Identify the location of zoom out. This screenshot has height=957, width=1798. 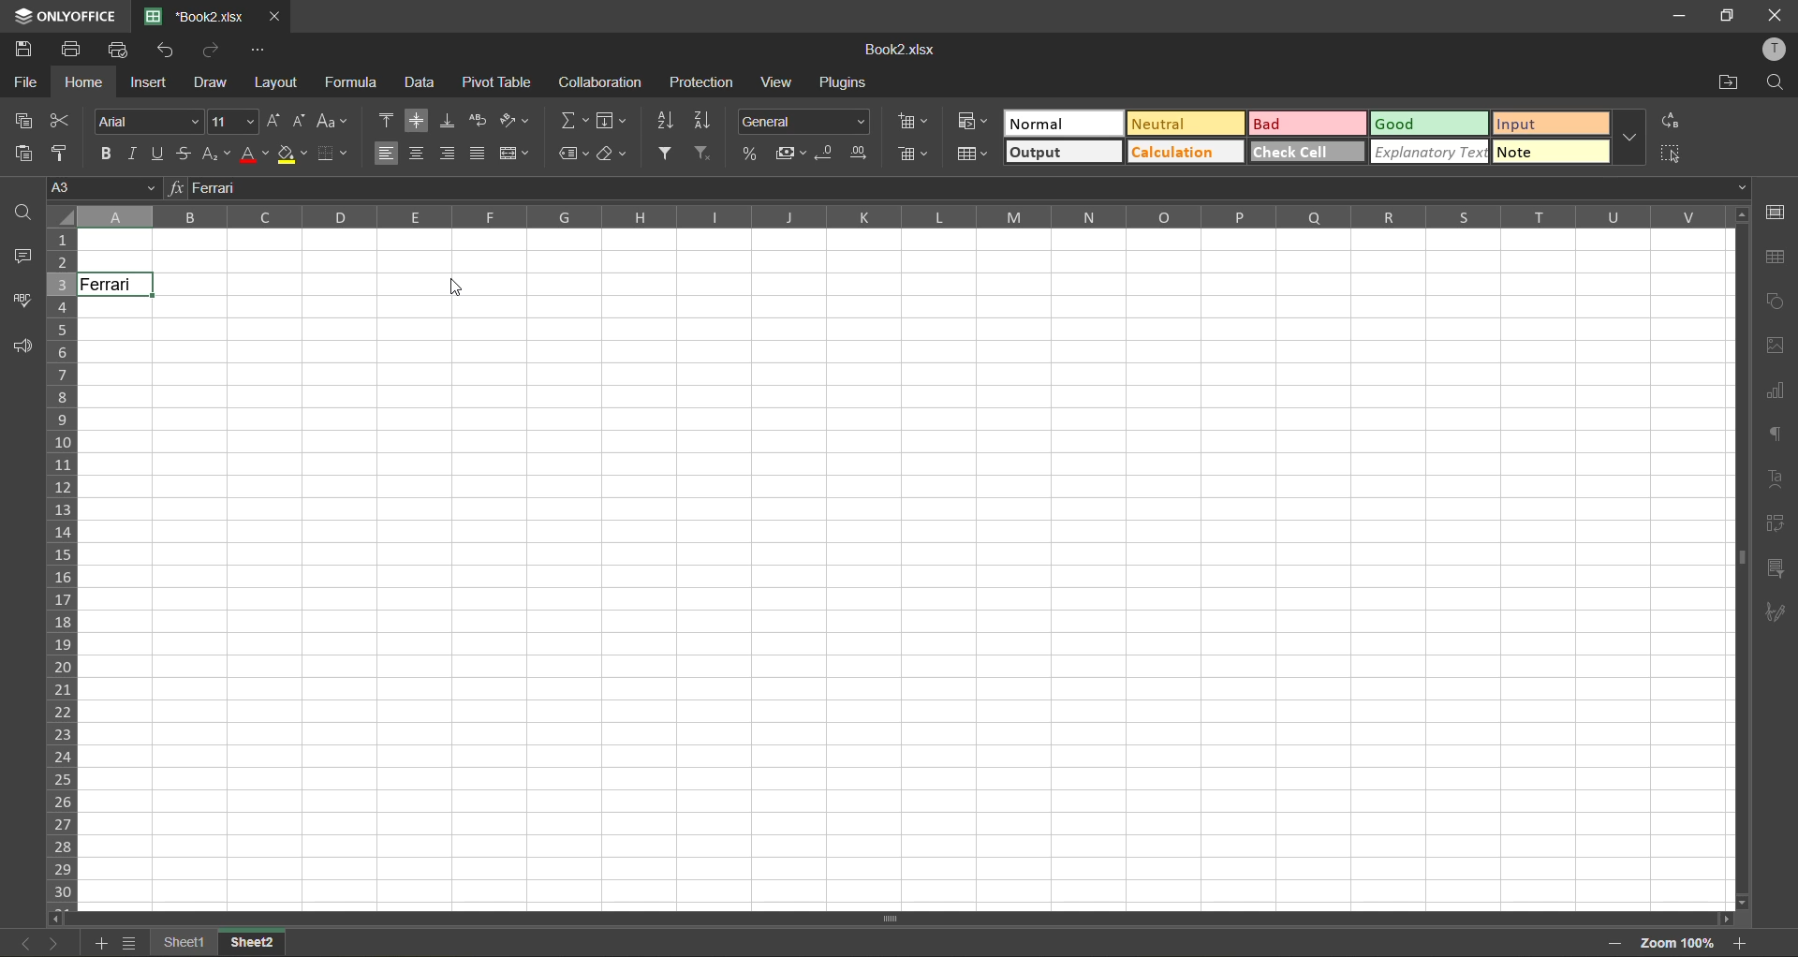
(1614, 942).